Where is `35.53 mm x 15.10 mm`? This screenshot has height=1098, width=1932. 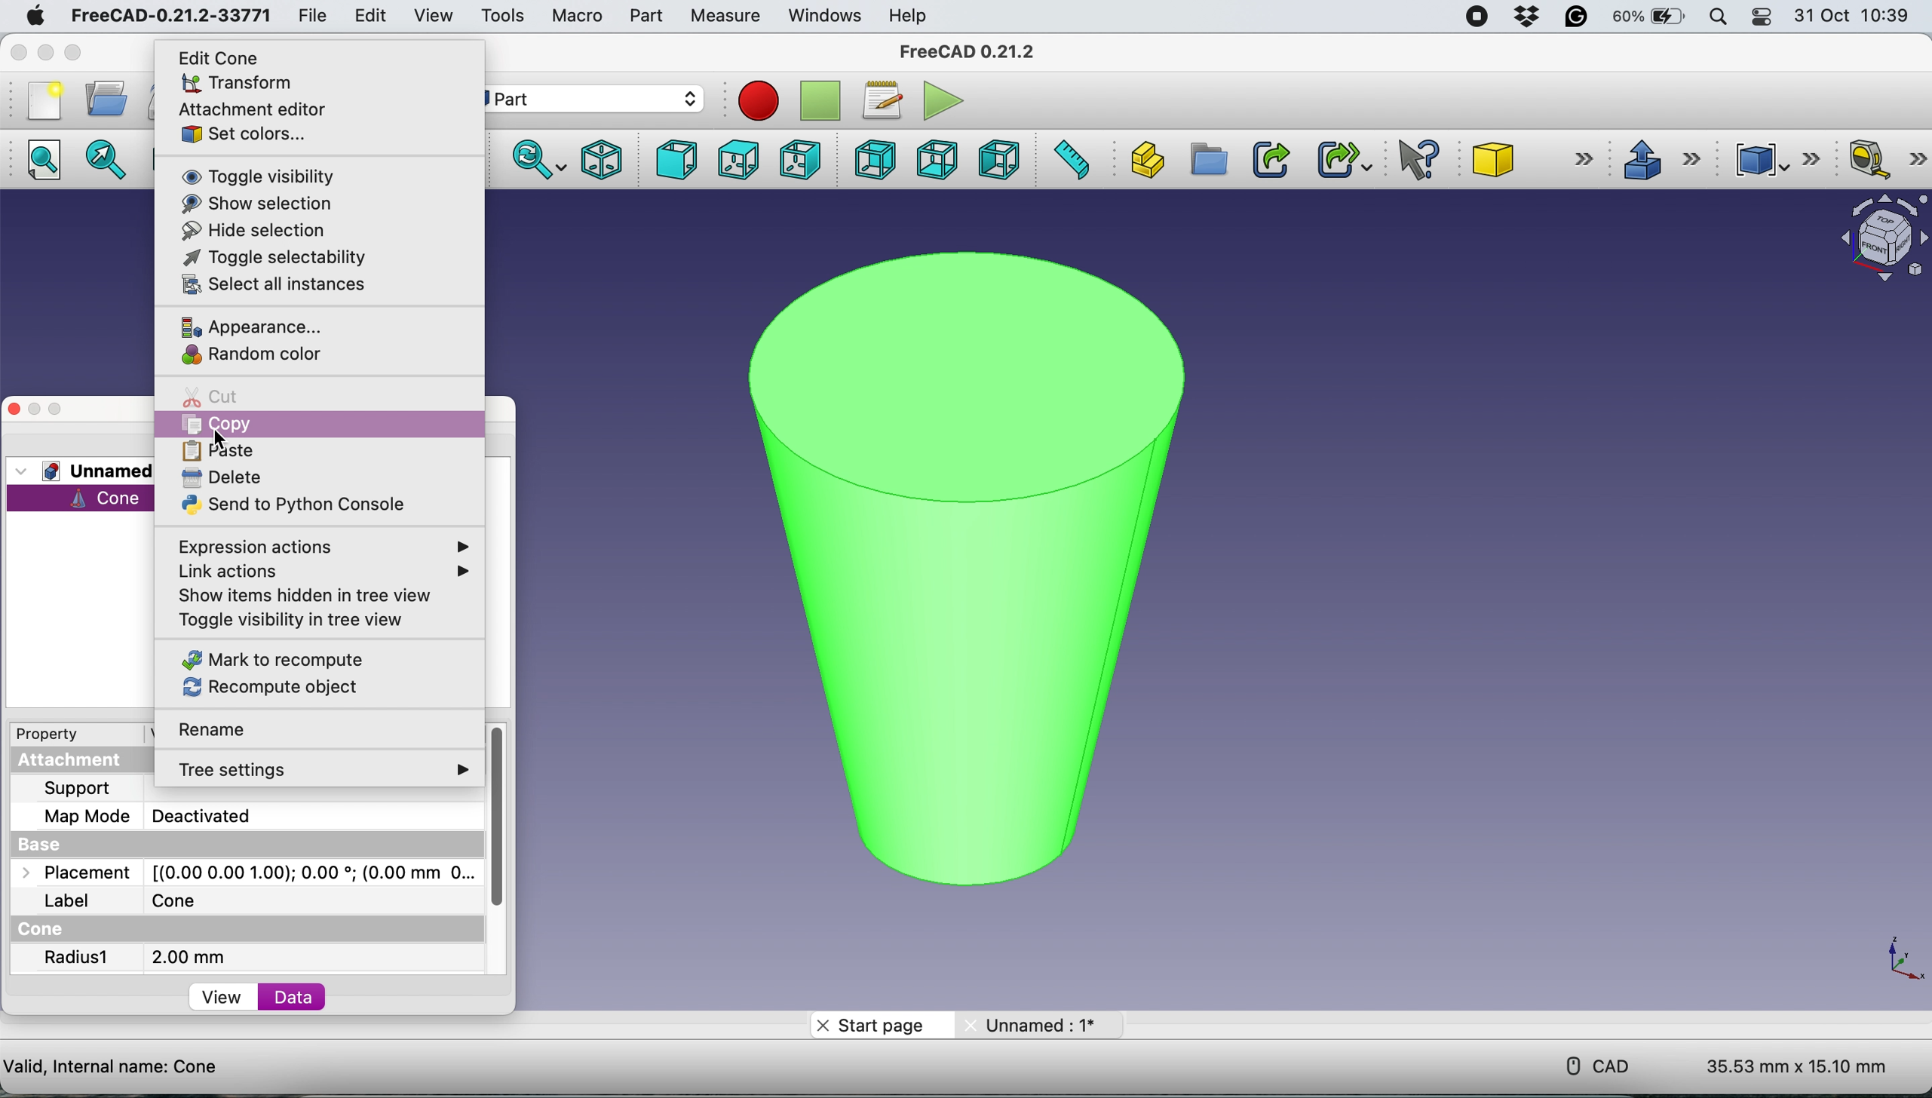
35.53 mm x 15.10 mm is located at coordinates (1796, 1068).